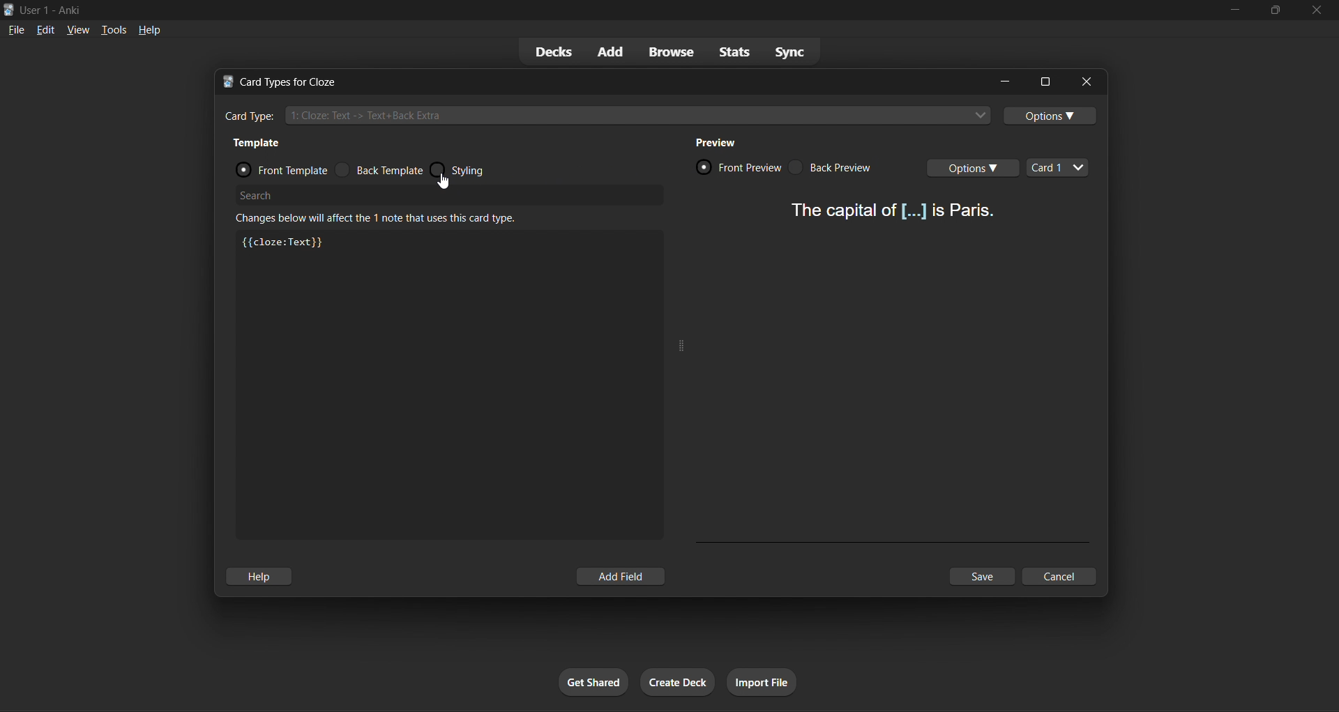 This screenshot has height=712, width=1339. I want to click on title bar, so click(610, 9).